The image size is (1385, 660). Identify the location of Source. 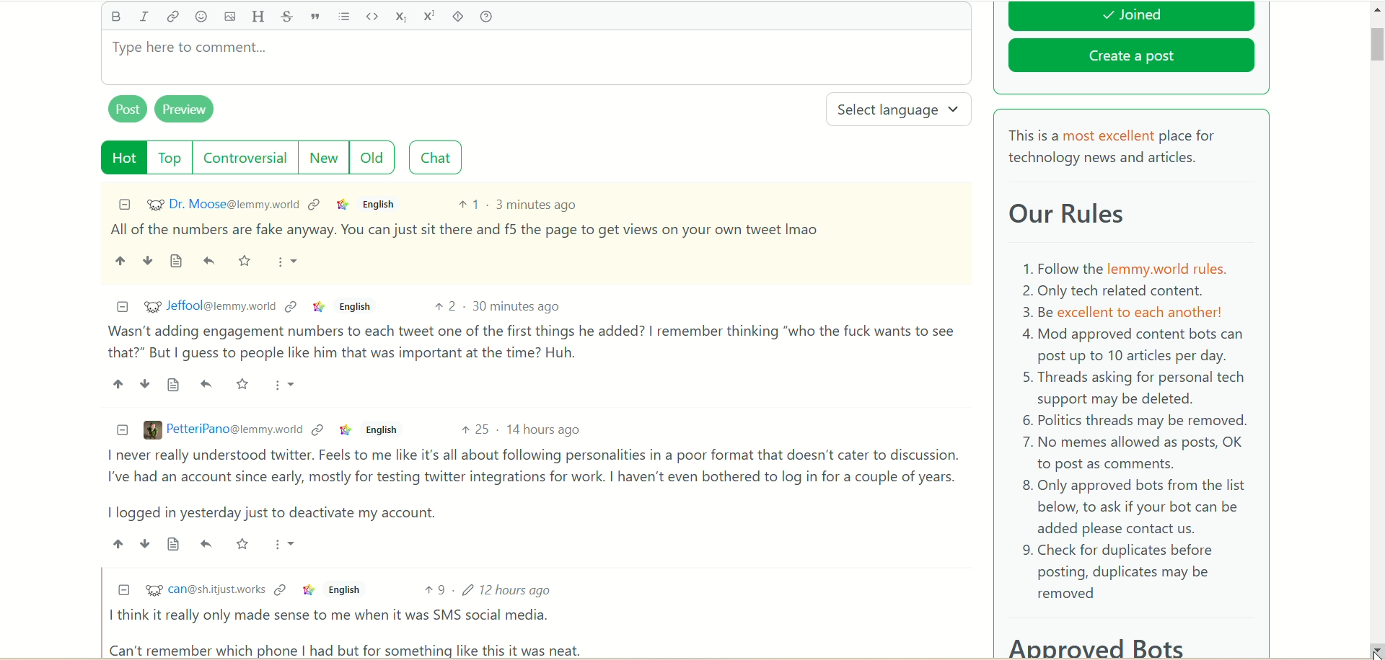
(175, 543).